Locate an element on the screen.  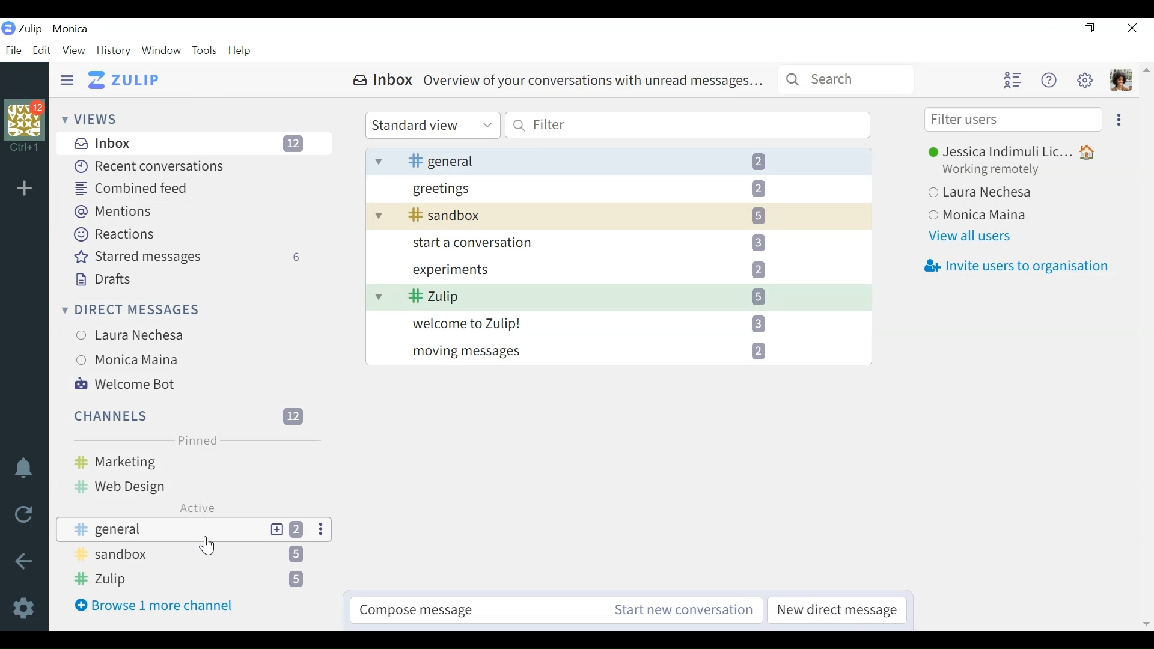
user list is located at coordinates (1012, 80).